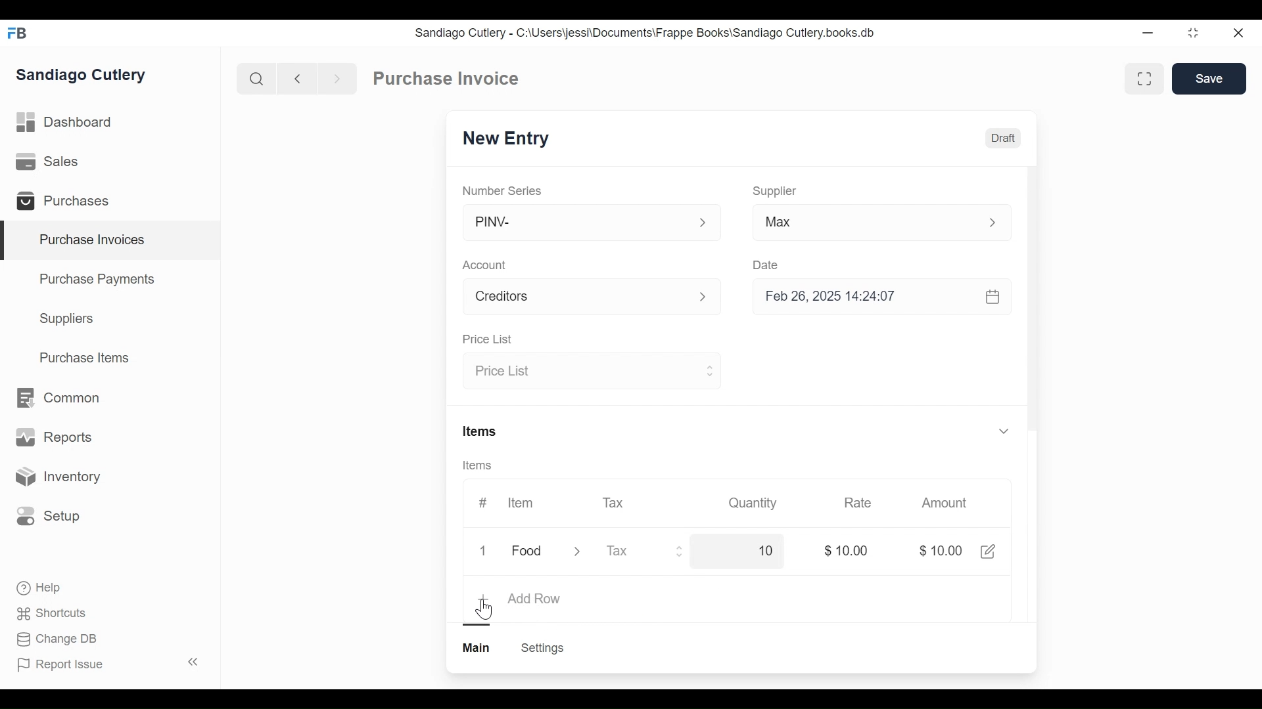 This screenshot has height=709, width=1262. Describe the element at coordinates (59, 639) in the screenshot. I see `Change DB` at that location.